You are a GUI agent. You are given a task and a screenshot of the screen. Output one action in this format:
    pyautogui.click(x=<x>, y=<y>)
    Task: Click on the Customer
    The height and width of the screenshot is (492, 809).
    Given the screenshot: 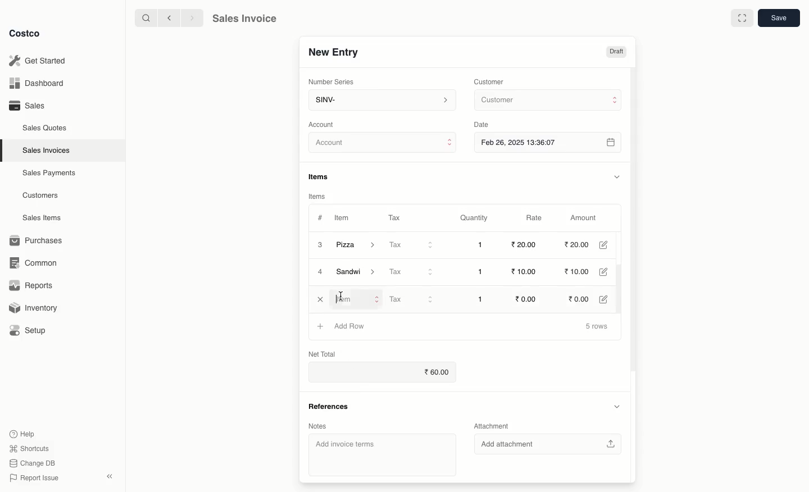 What is the action you would take?
    pyautogui.click(x=490, y=81)
    